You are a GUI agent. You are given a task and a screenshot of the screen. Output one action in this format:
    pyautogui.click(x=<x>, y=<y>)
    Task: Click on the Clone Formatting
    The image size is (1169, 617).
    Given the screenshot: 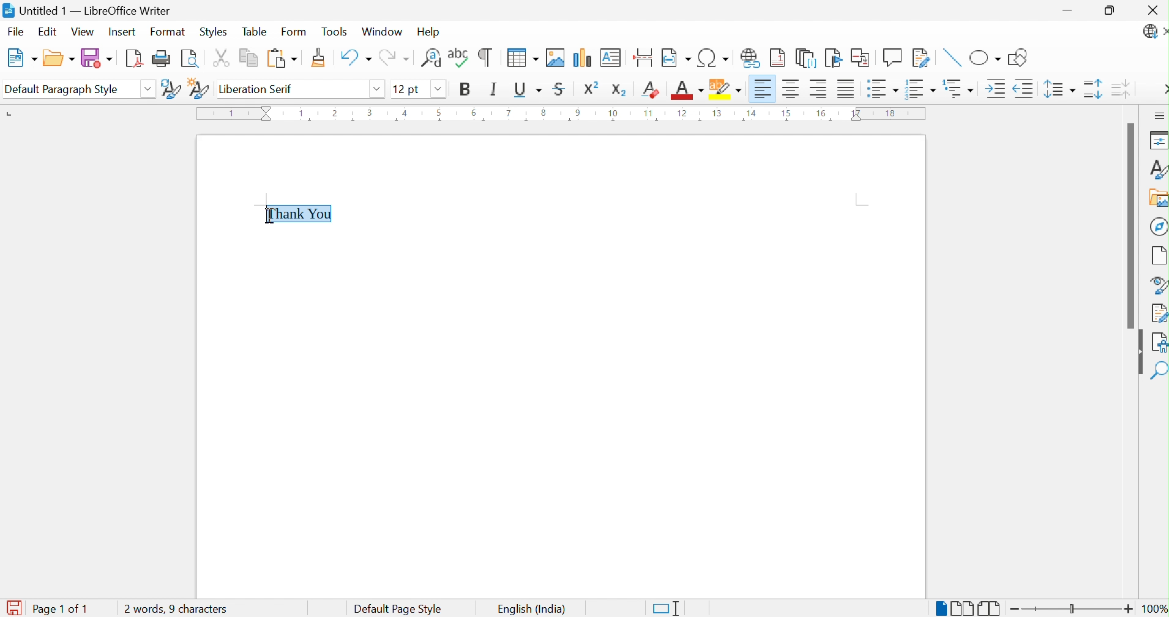 What is the action you would take?
    pyautogui.click(x=319, y=58)
    